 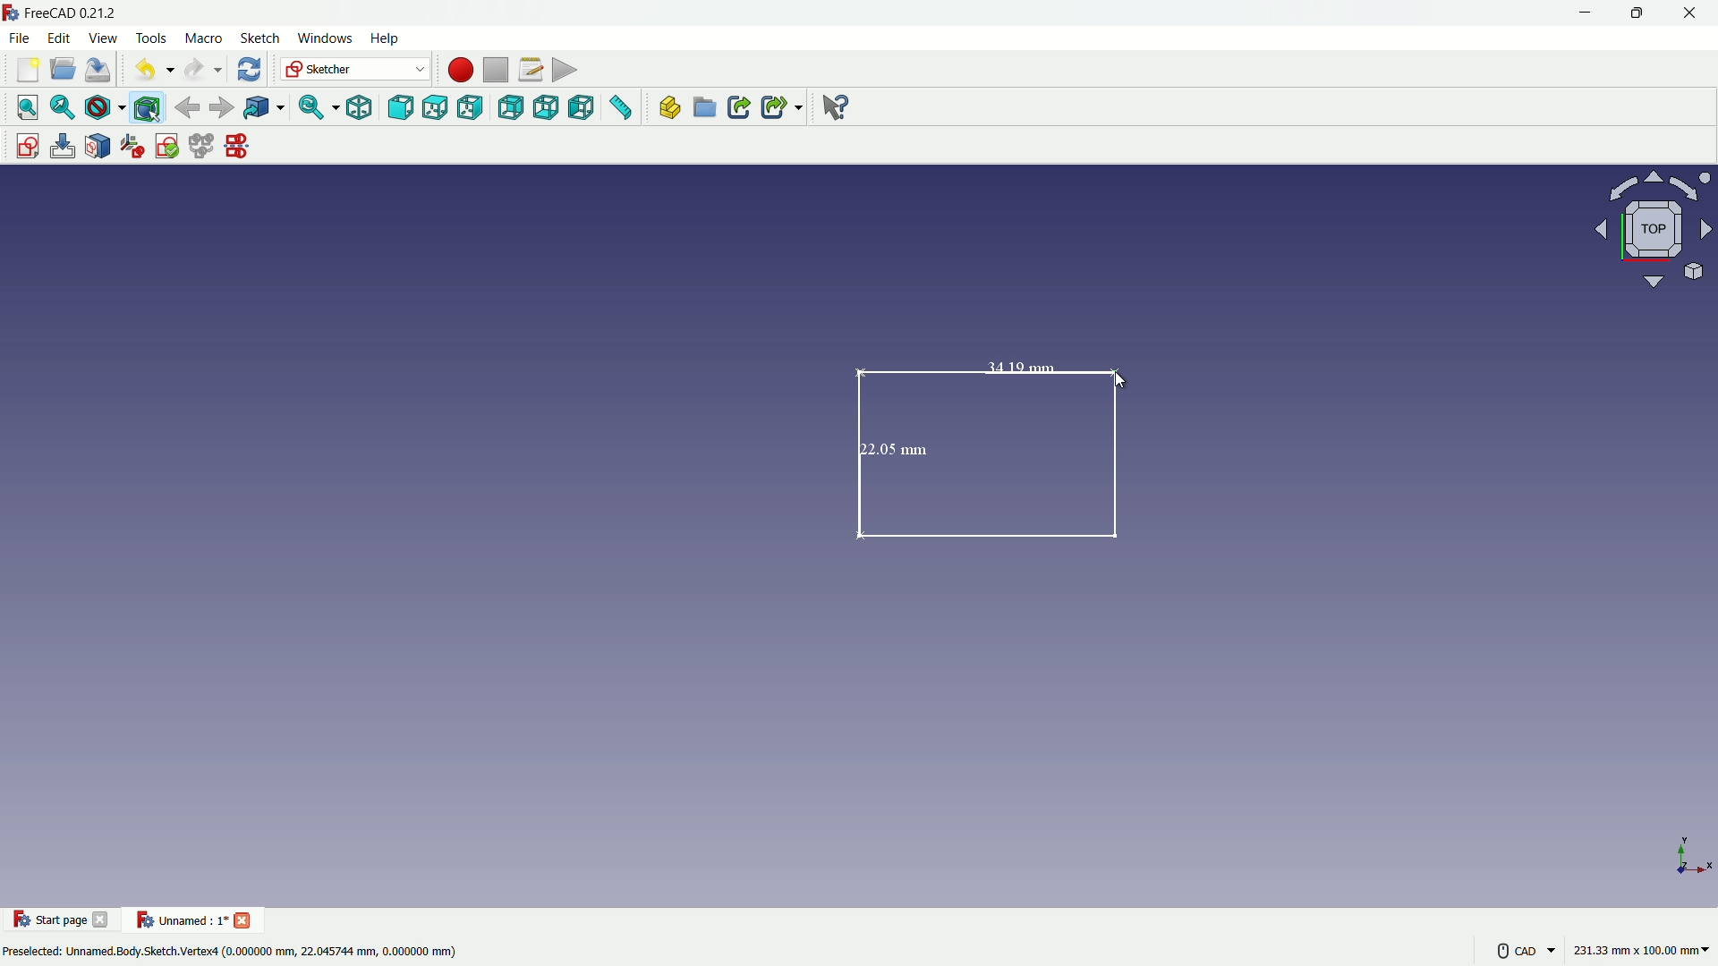 I want to click on macro, so click(x=202, y=38).